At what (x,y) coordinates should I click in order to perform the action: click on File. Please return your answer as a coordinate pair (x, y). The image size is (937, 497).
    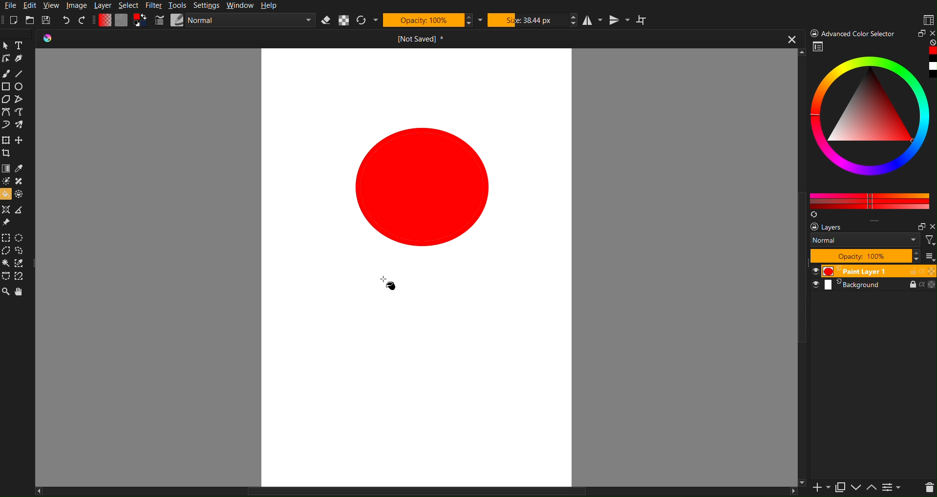
    Looking at the image, I should click on (9, 7).